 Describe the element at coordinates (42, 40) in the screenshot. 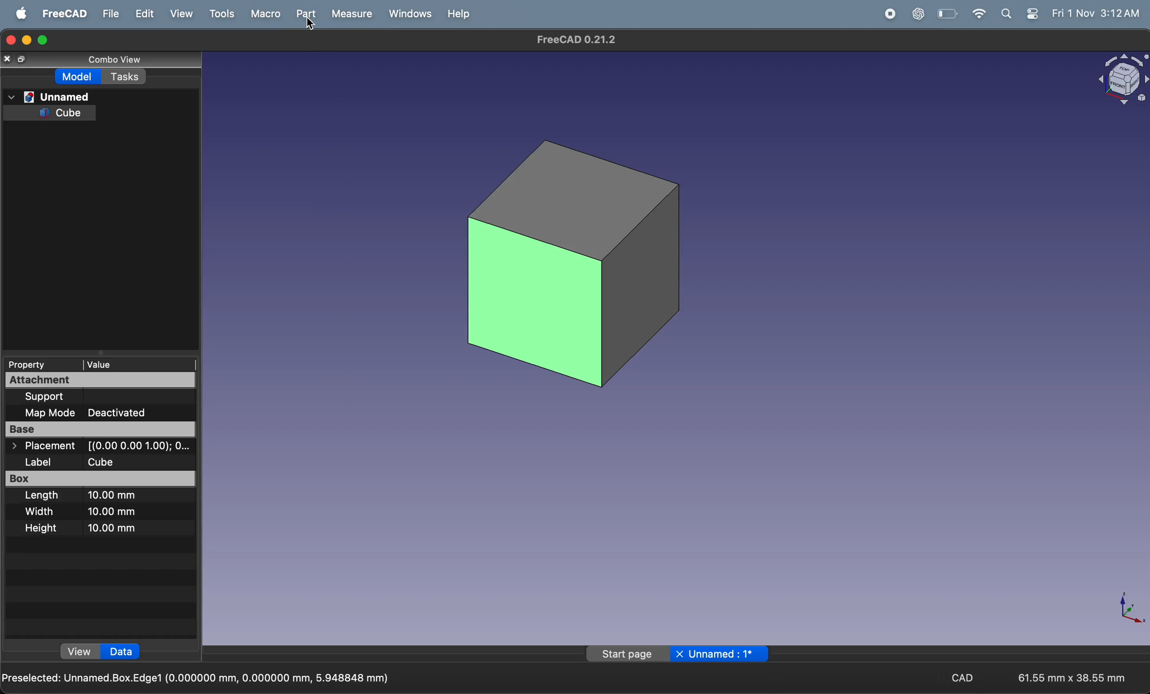

I see `maximize` at that location.